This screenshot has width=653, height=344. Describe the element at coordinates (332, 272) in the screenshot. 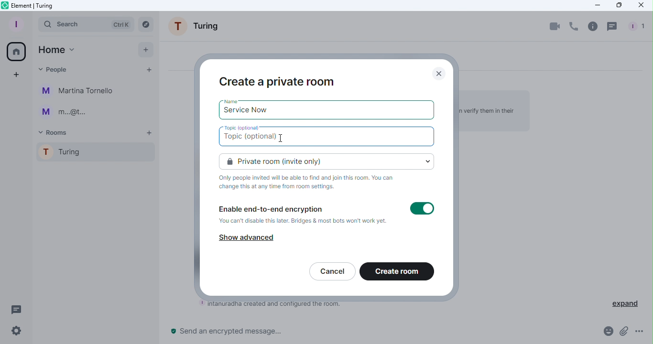

I see `Cancel` at that location.